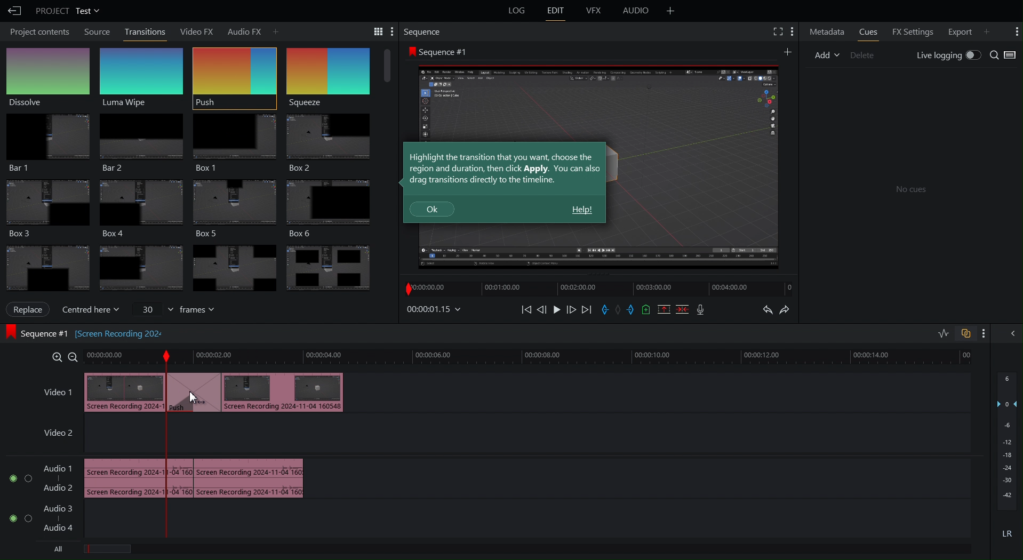 The width and height of the screenshot is (1023, 560). I want to click on Delete, so click(862, 54).